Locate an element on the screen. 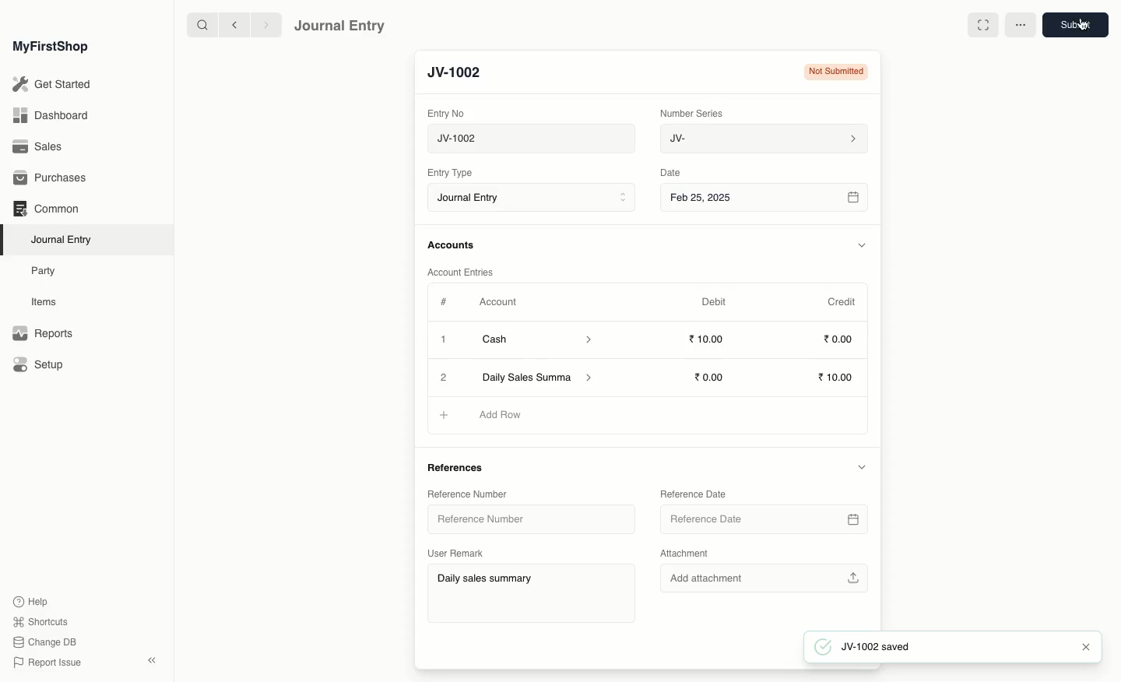 This screenshot has width=1121, height=682. backward < is located at coordinates (230, 25).